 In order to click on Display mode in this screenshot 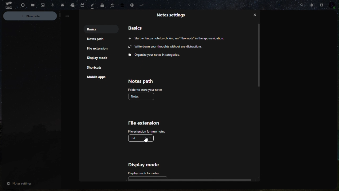, I will do `click(100, 59)`.